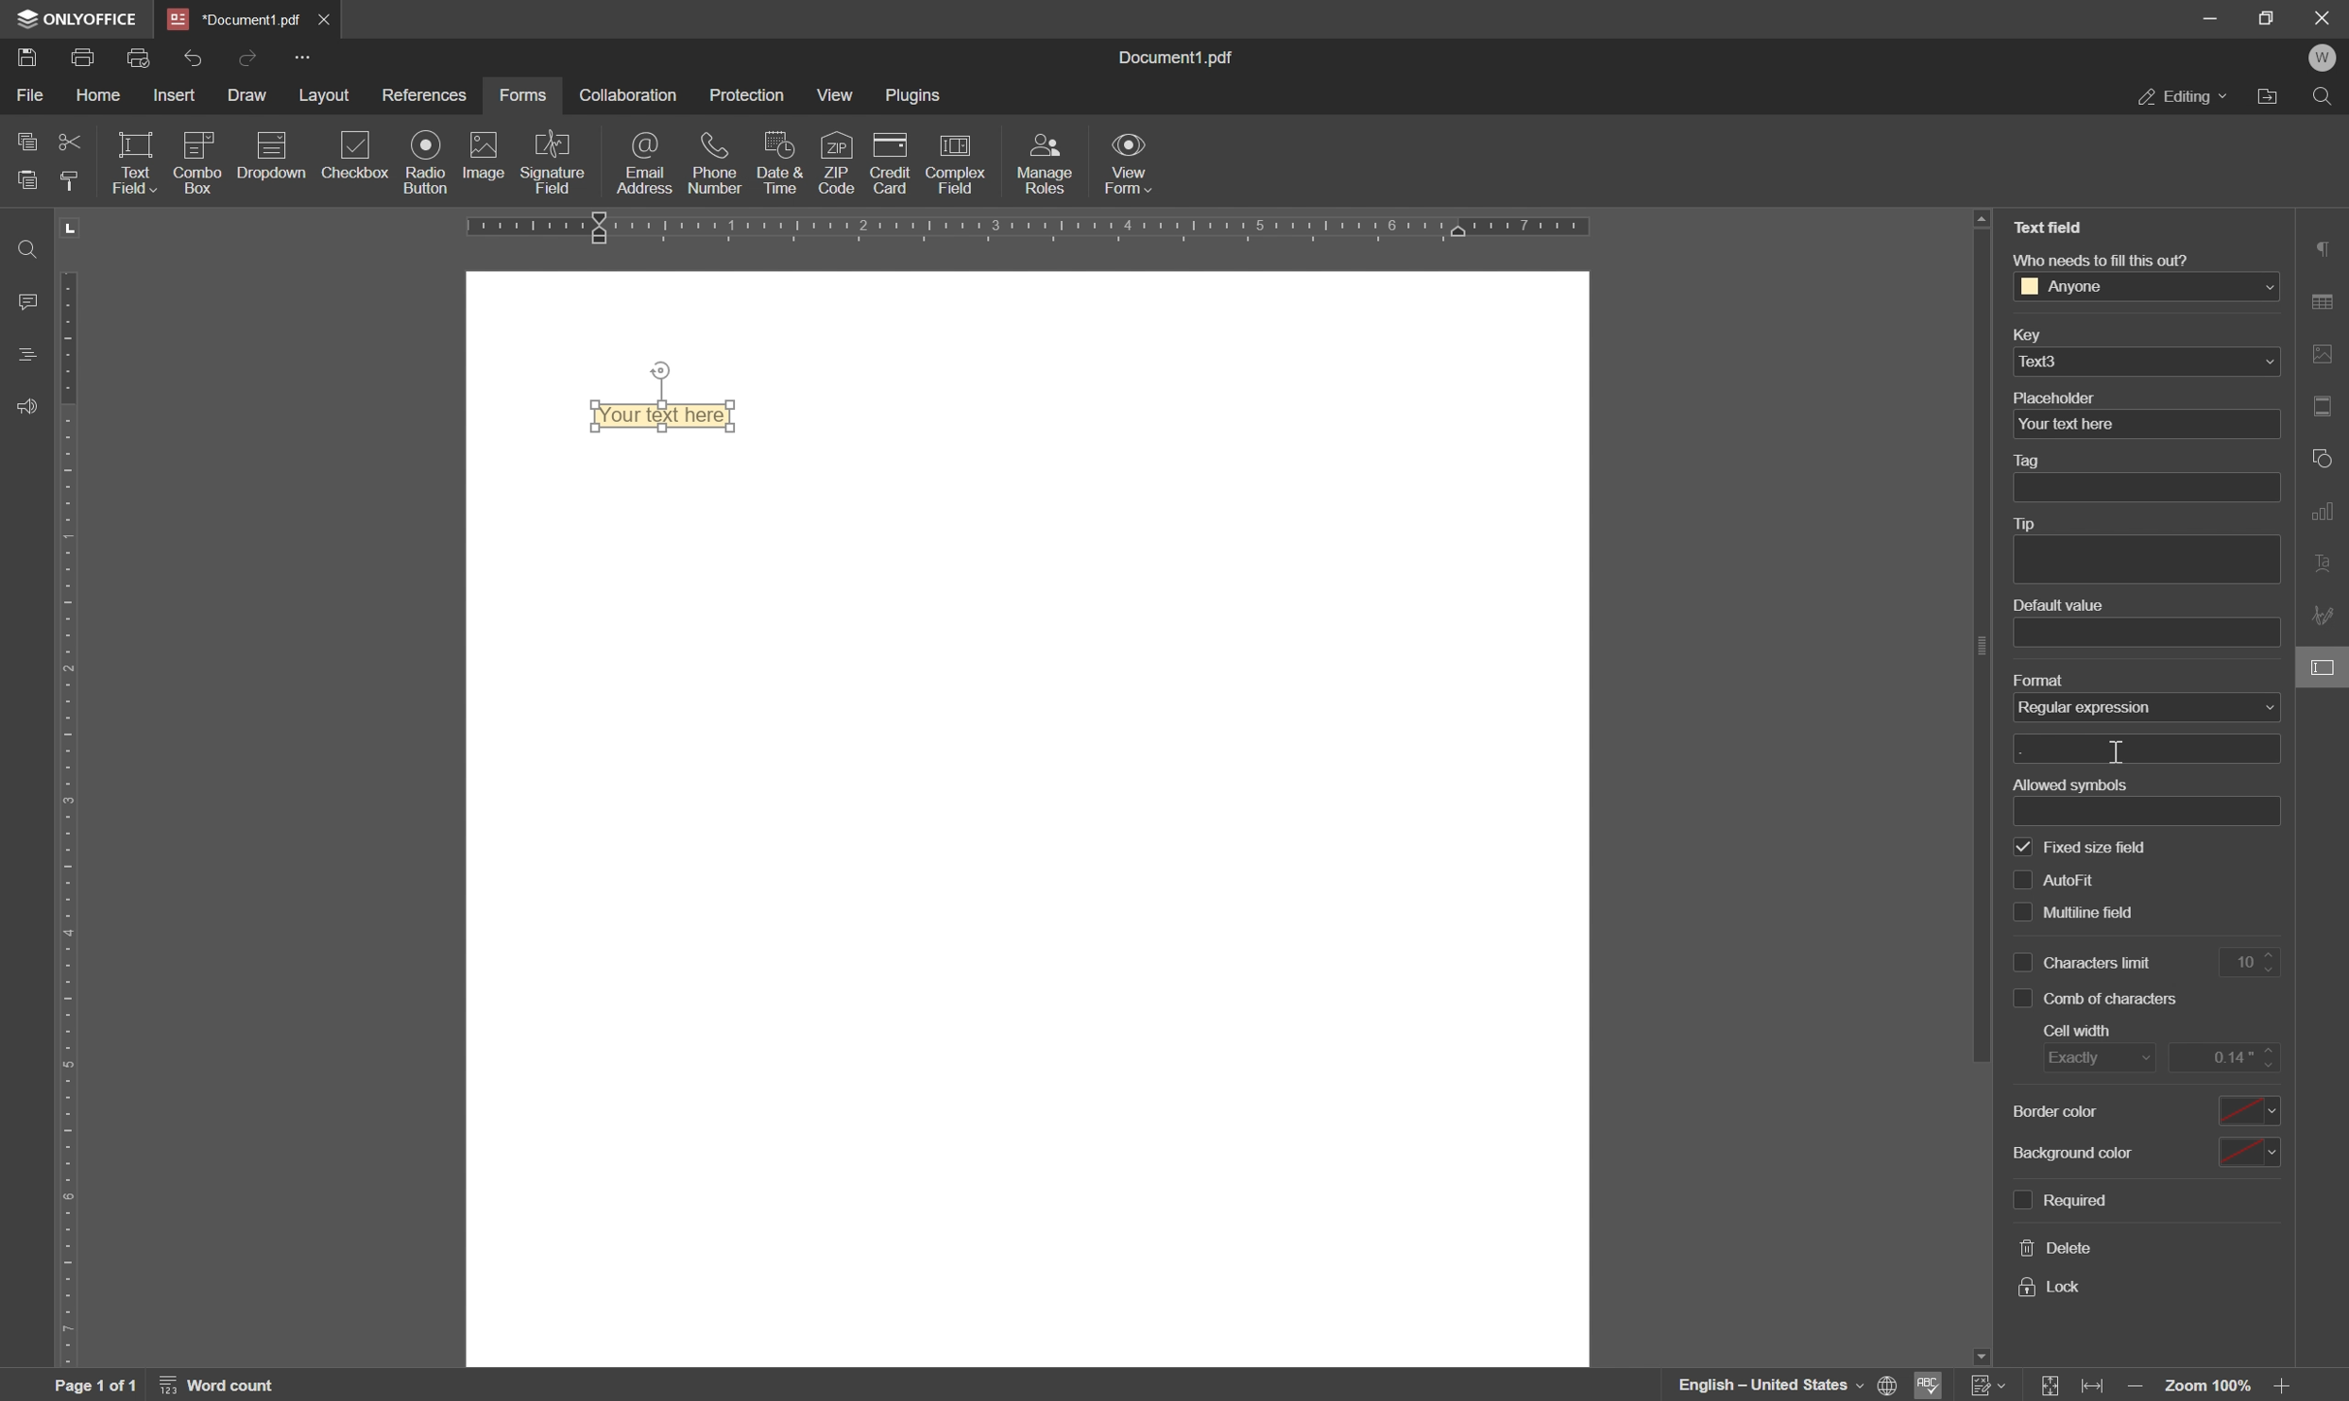 The height and width of the screenshot is (1401, 2349). Describe the element at coordinates (2327, 353) in the screenshot. I see `image settings` at that location.